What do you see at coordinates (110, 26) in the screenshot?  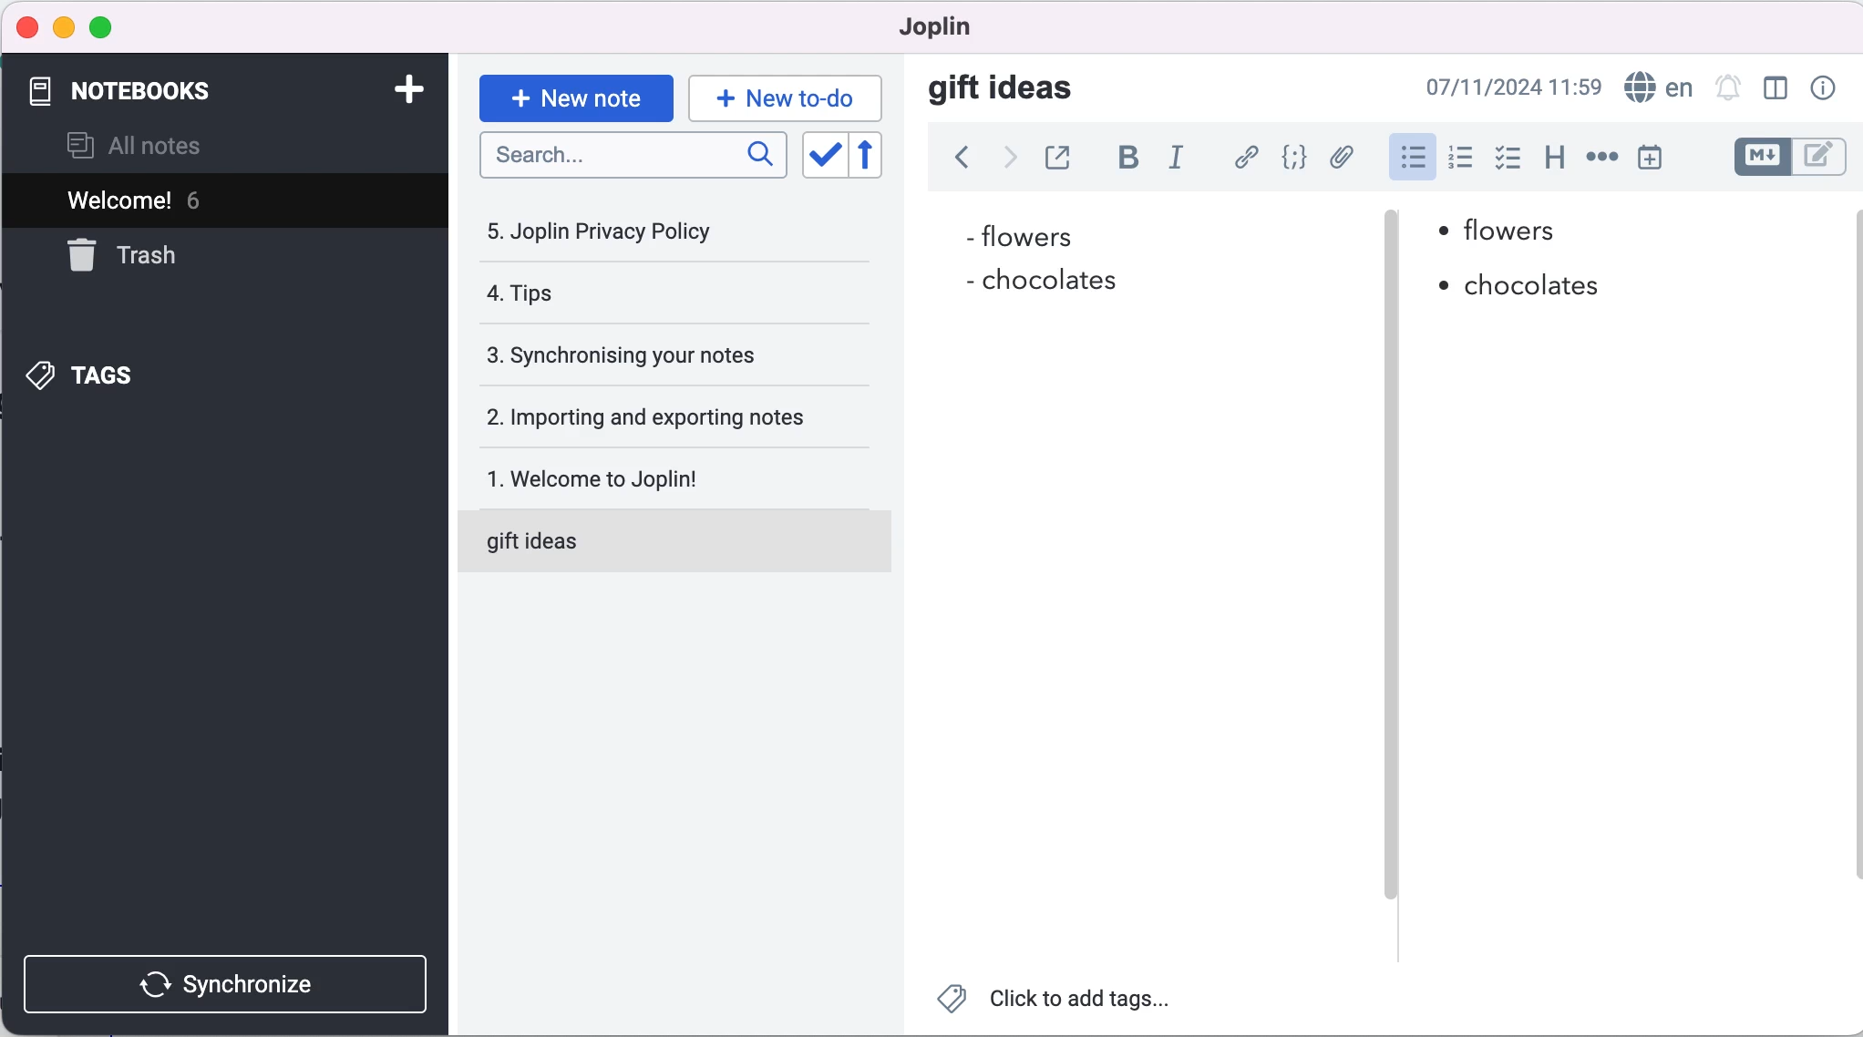 I see `maximize` at bounding box center [110, 26].